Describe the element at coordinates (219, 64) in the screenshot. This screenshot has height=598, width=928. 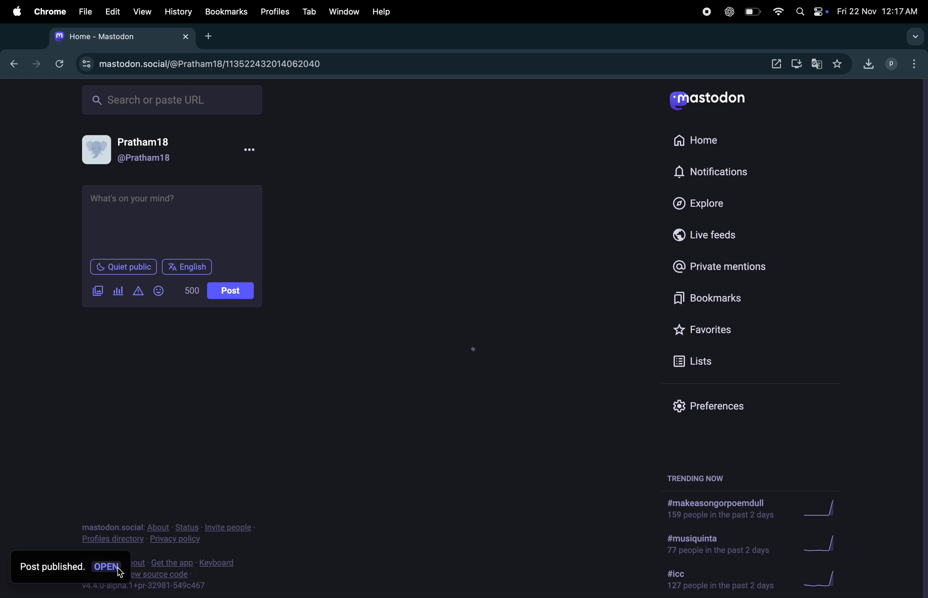
I see `mastodon url` at that location.